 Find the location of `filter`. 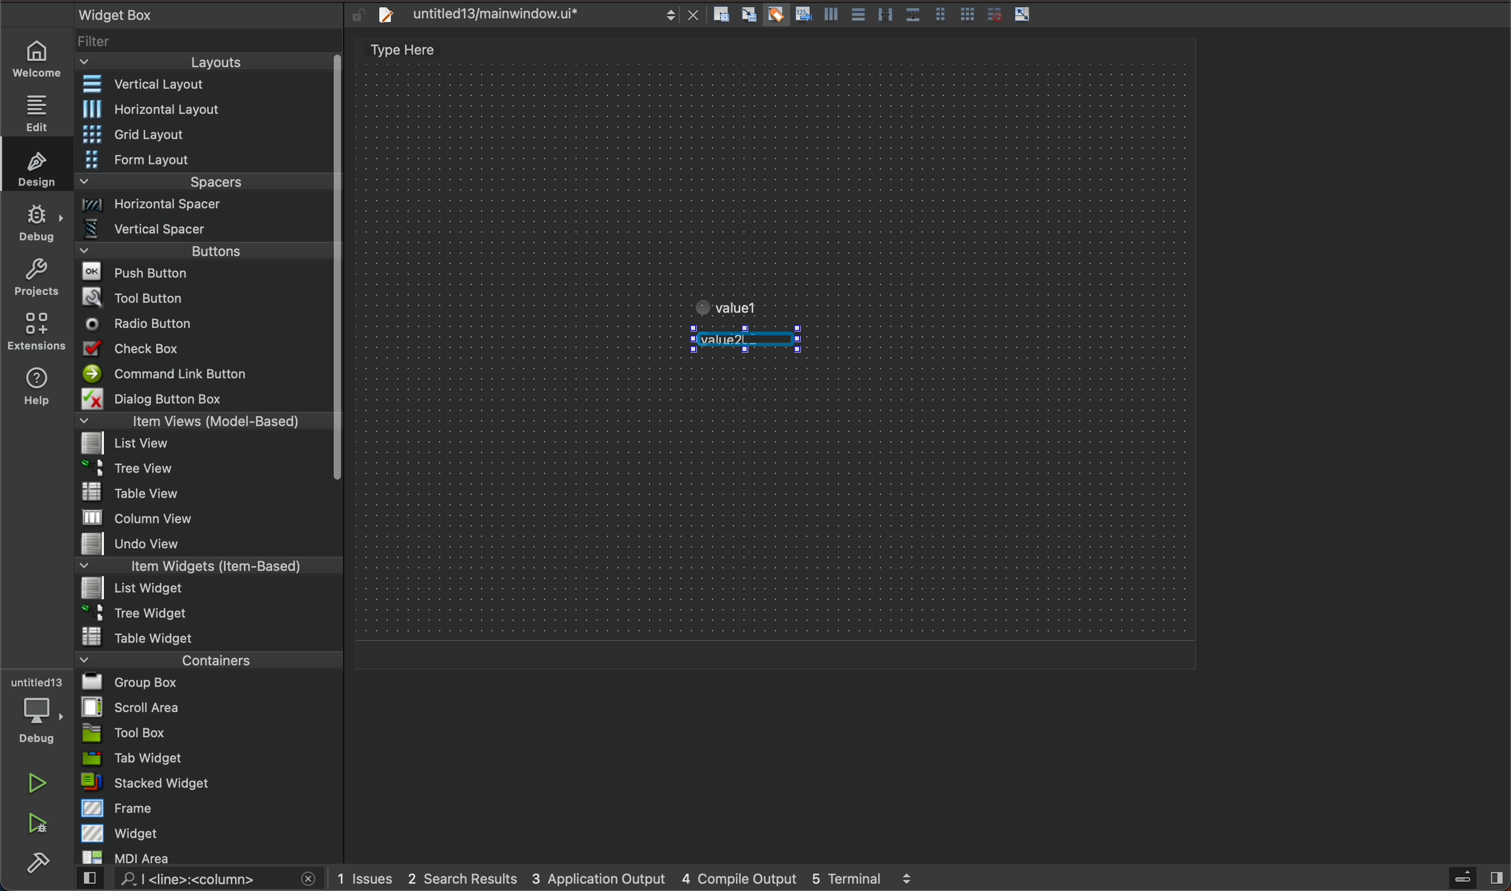

filter is located at coordinates (210, 46).